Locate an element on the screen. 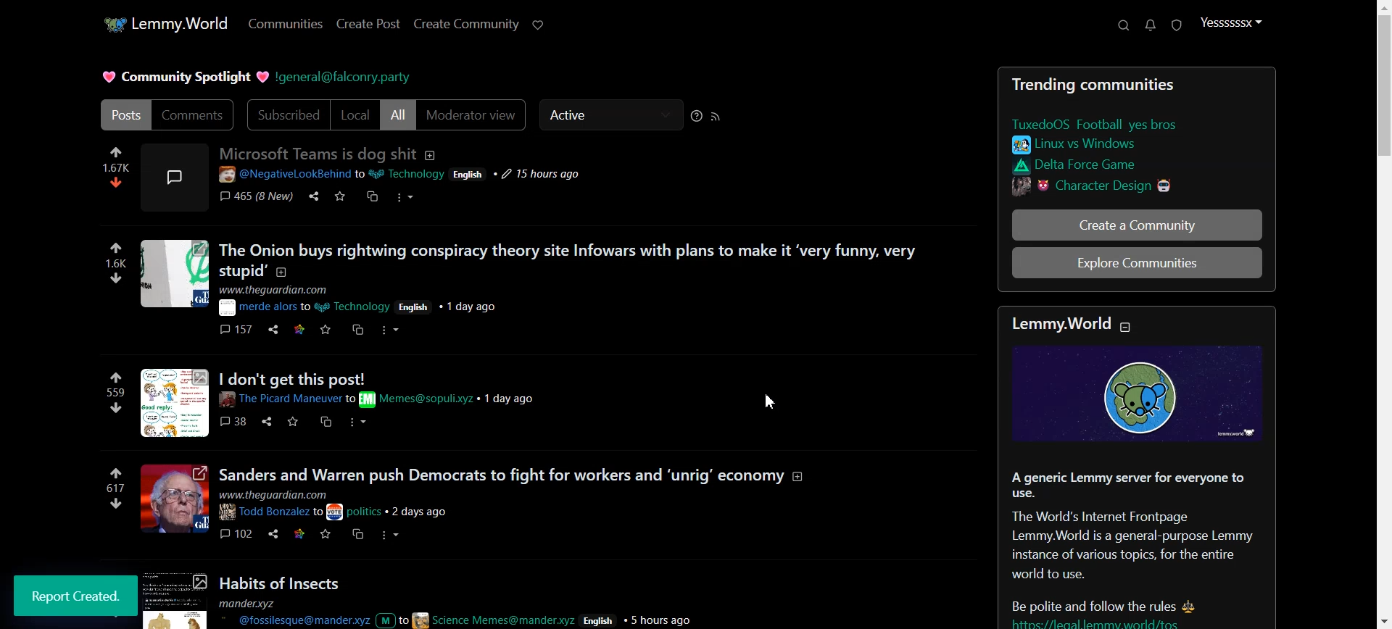 The image size is (1392, 629). Cursor is located at coordinates (771, 401).